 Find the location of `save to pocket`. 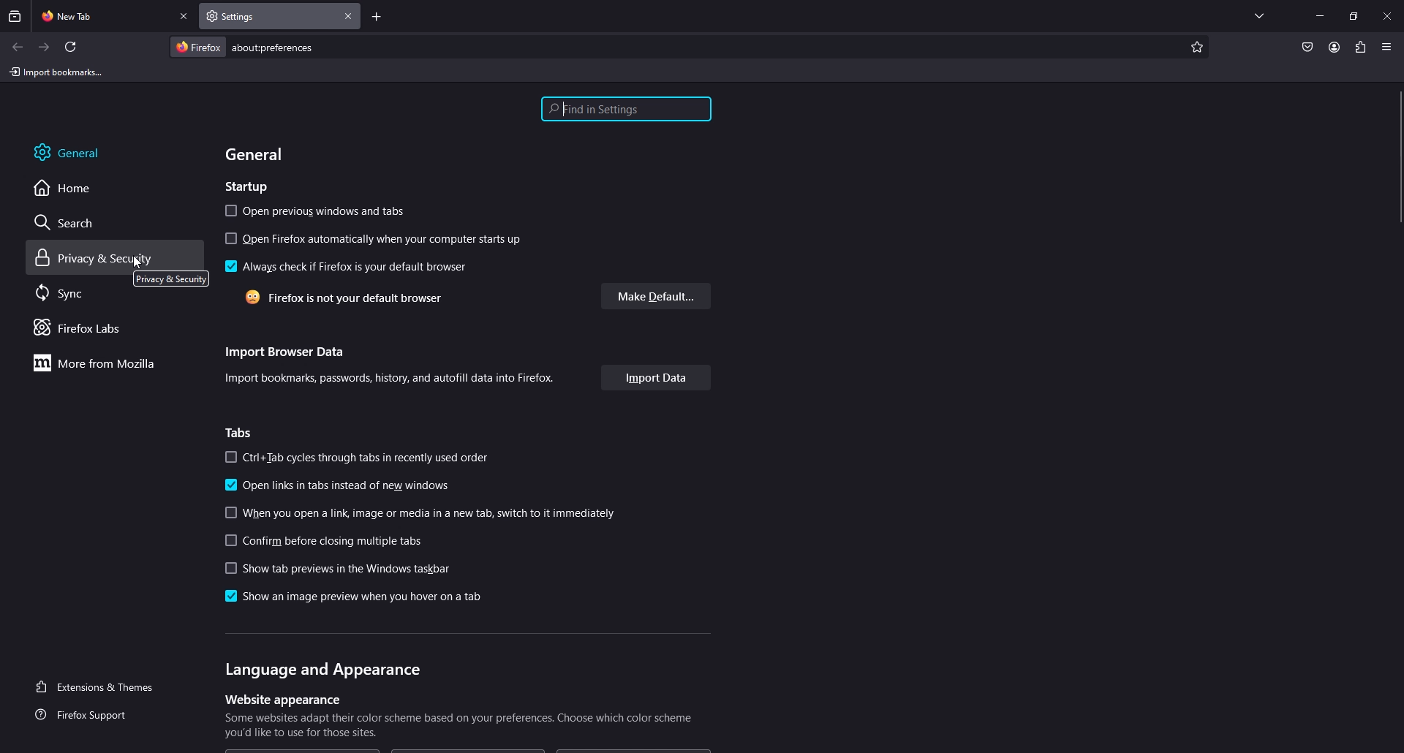

save to pocket is located at coordinates (1307, 48).